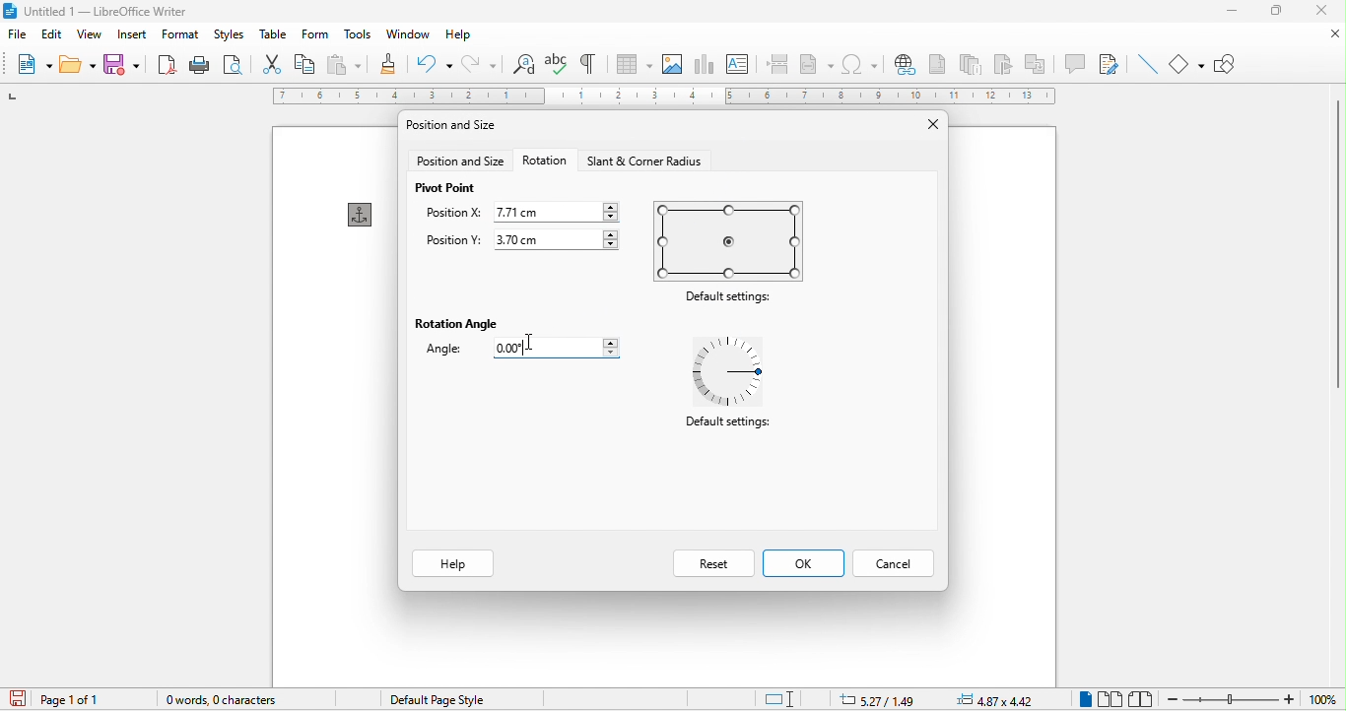 The height and width of the screenshot is (711, 1346). Describe the element at coordinates (874, 699) in the screenshot. I see `5.27/1.49` at that location.